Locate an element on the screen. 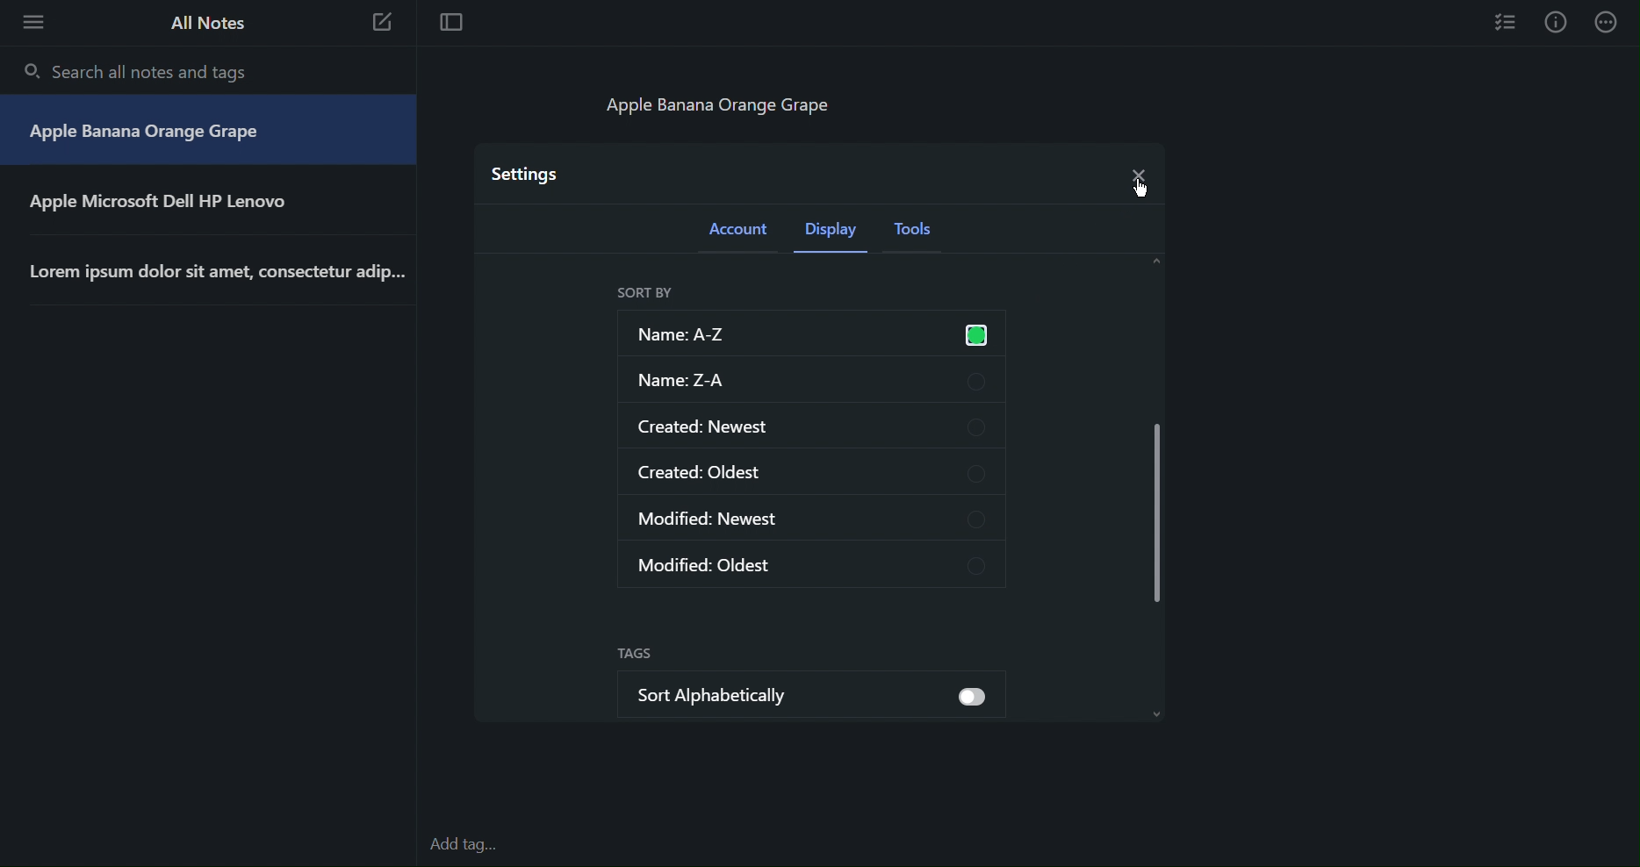 The image size is (1640, 867). Modified: Newest is located at coordinates (810, 519).